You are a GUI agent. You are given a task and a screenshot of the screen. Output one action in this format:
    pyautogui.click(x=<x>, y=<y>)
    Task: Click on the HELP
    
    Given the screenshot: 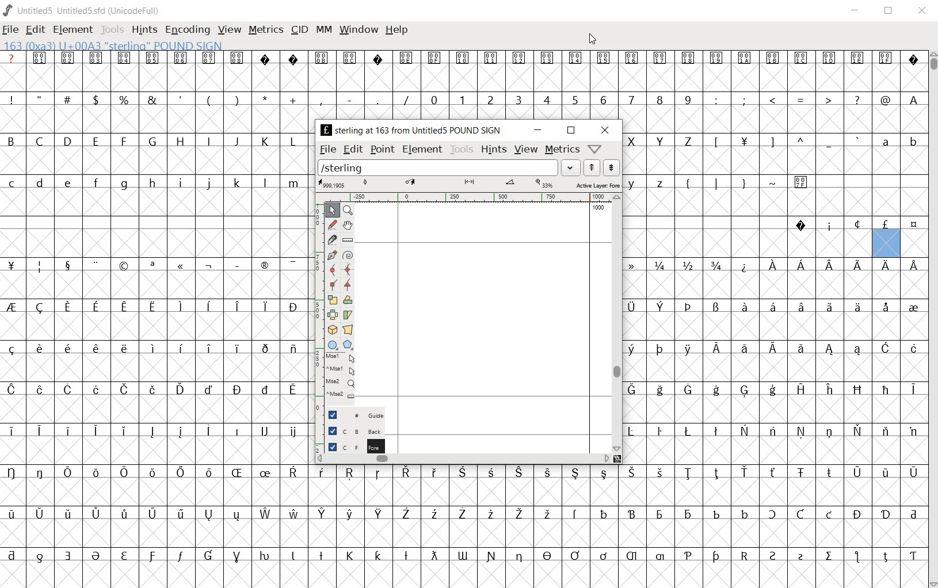 What is the action you would take?
    pyautogui.click(x=396, y=31)
    